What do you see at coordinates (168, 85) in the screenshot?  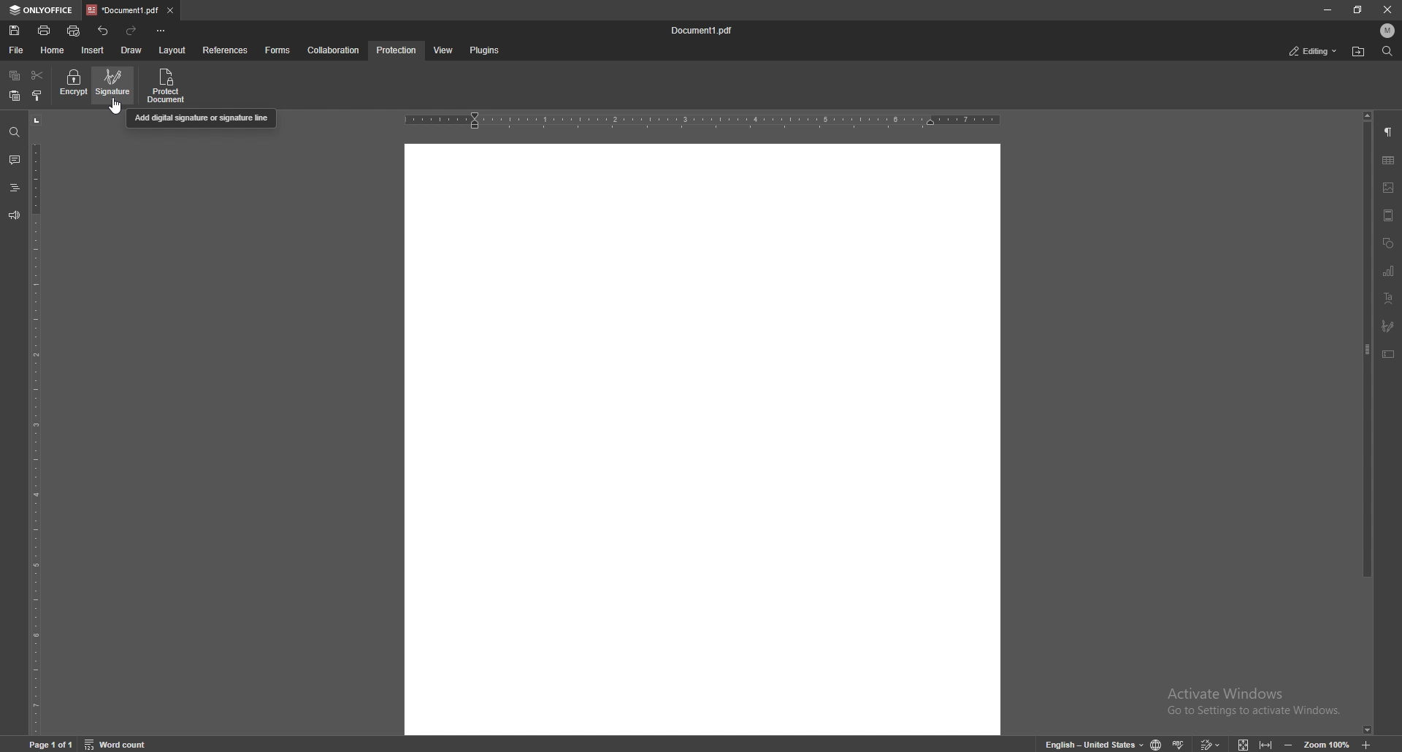 I see `protect document` at bounding box center [168, 85].